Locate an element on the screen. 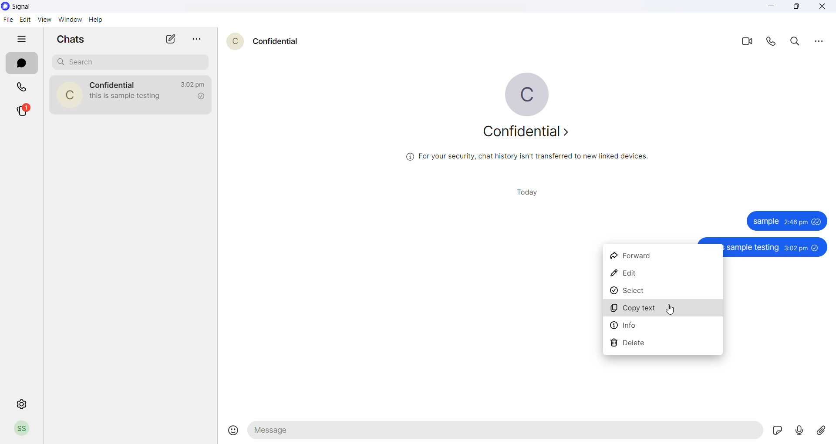 The width and height of the screenshot is (836, 444). search box is located at coordinates (129, 61).